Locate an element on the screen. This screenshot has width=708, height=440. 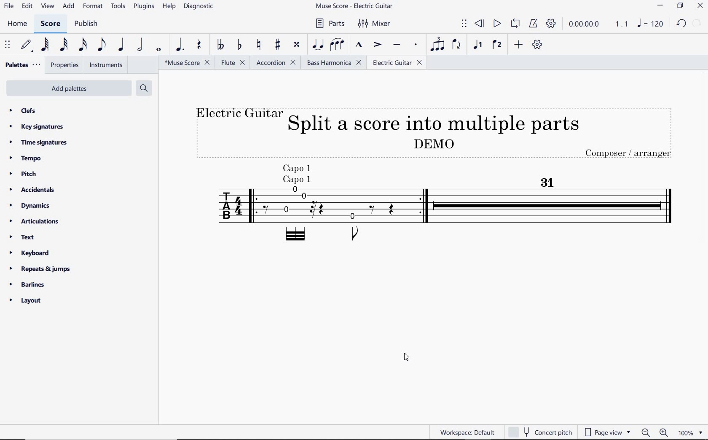
add is located at coordinates (68, 6).